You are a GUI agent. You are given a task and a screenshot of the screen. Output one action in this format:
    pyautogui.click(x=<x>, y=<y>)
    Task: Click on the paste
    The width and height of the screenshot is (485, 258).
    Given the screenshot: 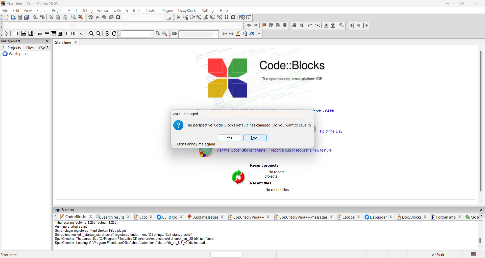 What is the action you would take?
    pyautogui.click(x=65, y=17)
    